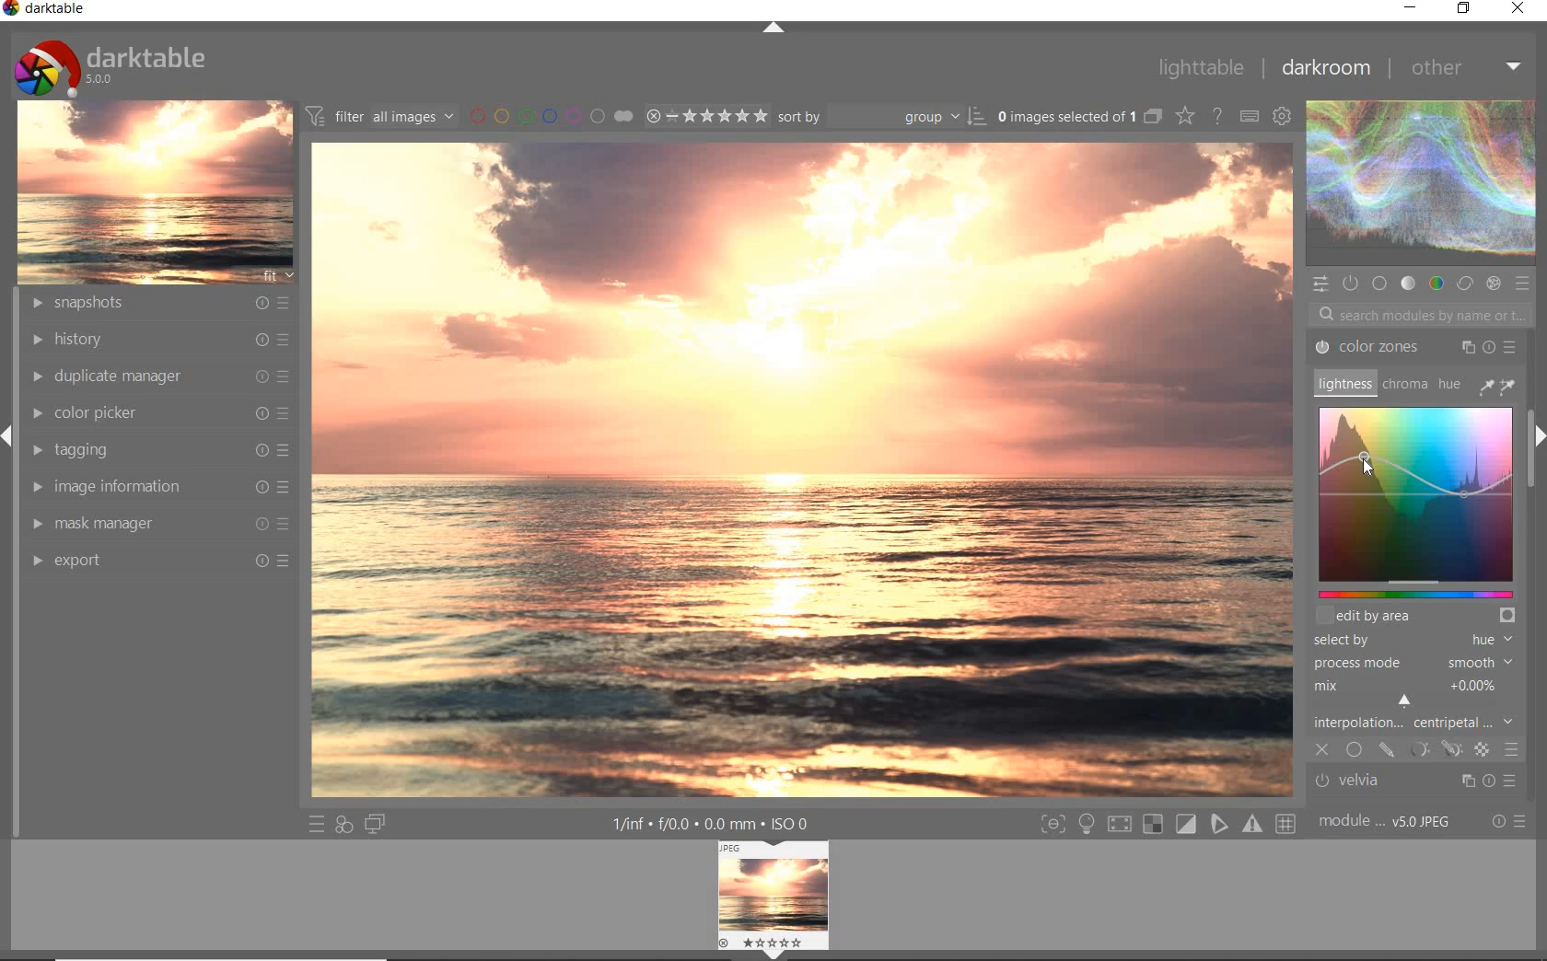  What do you see at coordinates (1450, 388) in the screenshot?
I see `HUE` at bounding box center [1450, 388].